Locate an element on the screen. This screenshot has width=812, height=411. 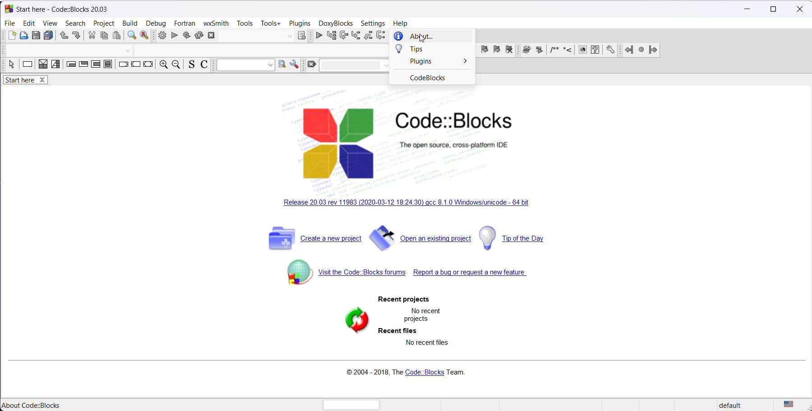
icon is located at coordinates (582, 50).